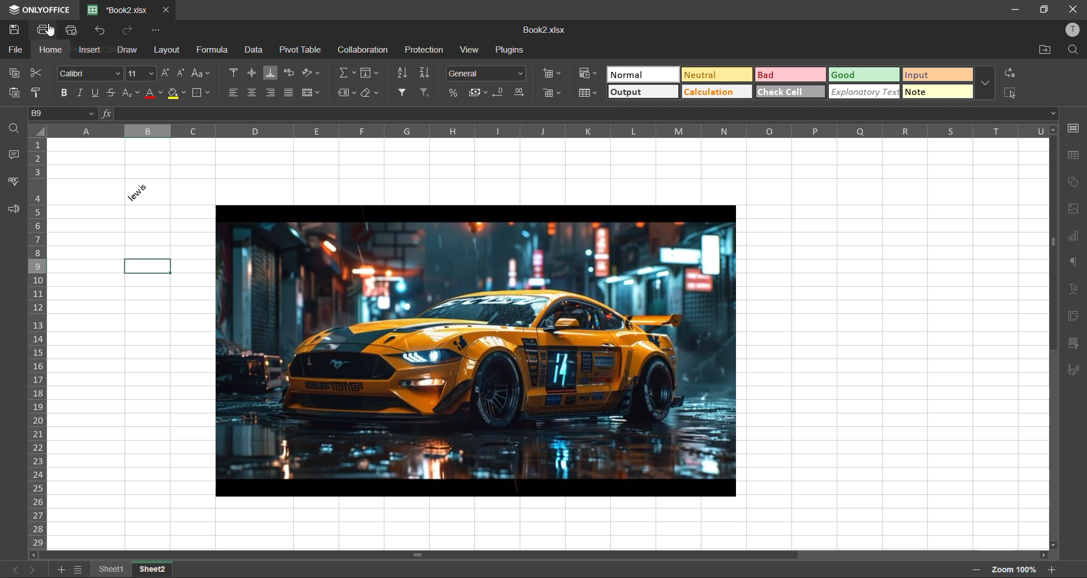  Describe the element at coordinates (365, 50) in the screenshot. I see `collaboration` at that location.